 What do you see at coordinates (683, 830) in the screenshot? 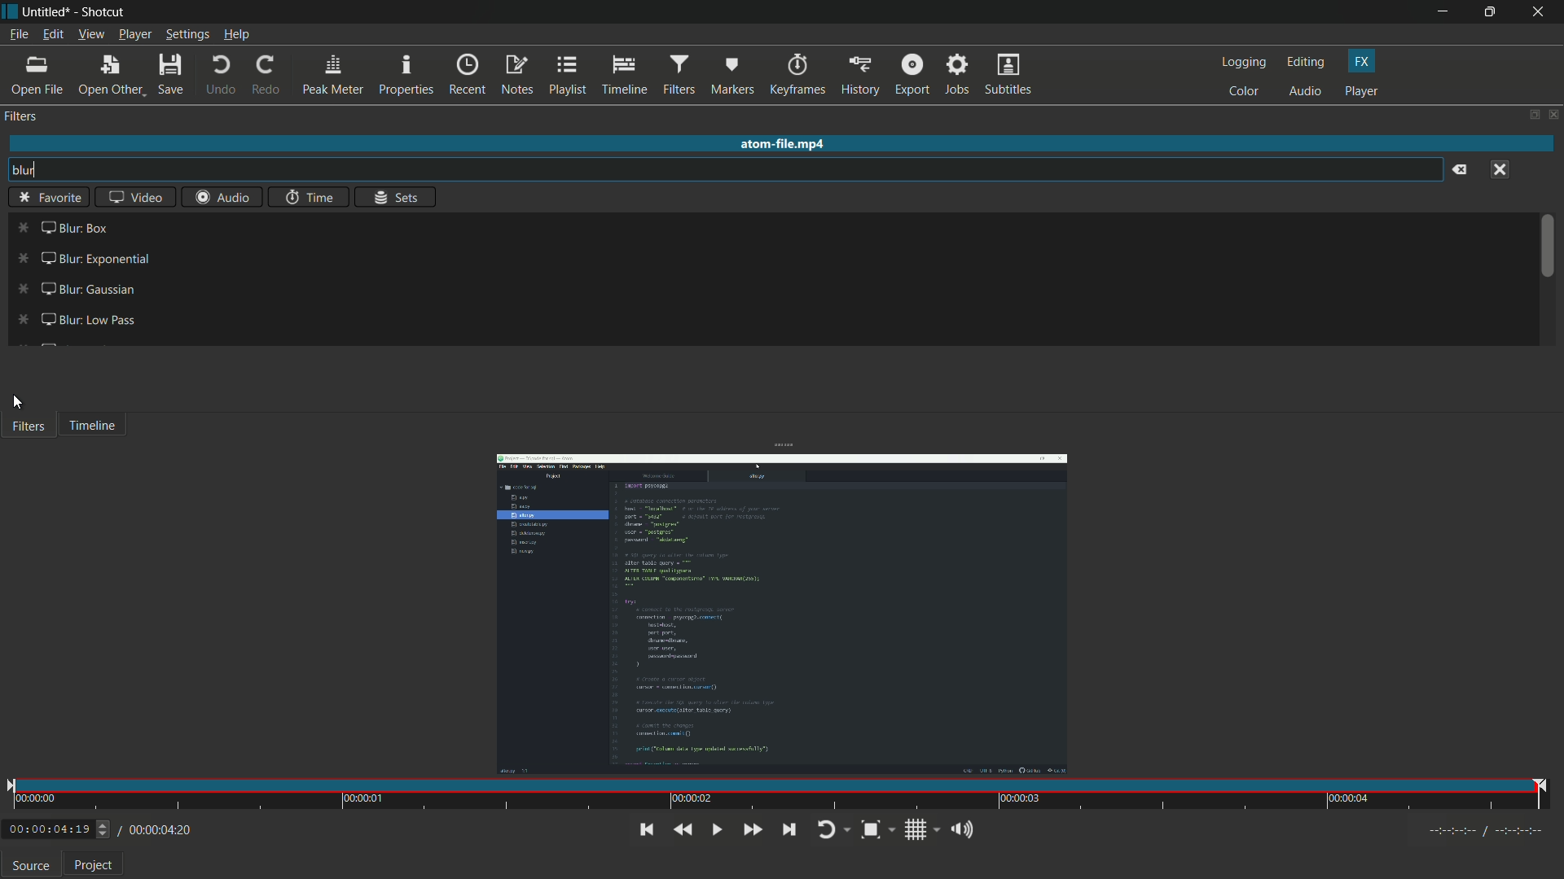
I see `quickly play backward` at bounding box center [683, 830].